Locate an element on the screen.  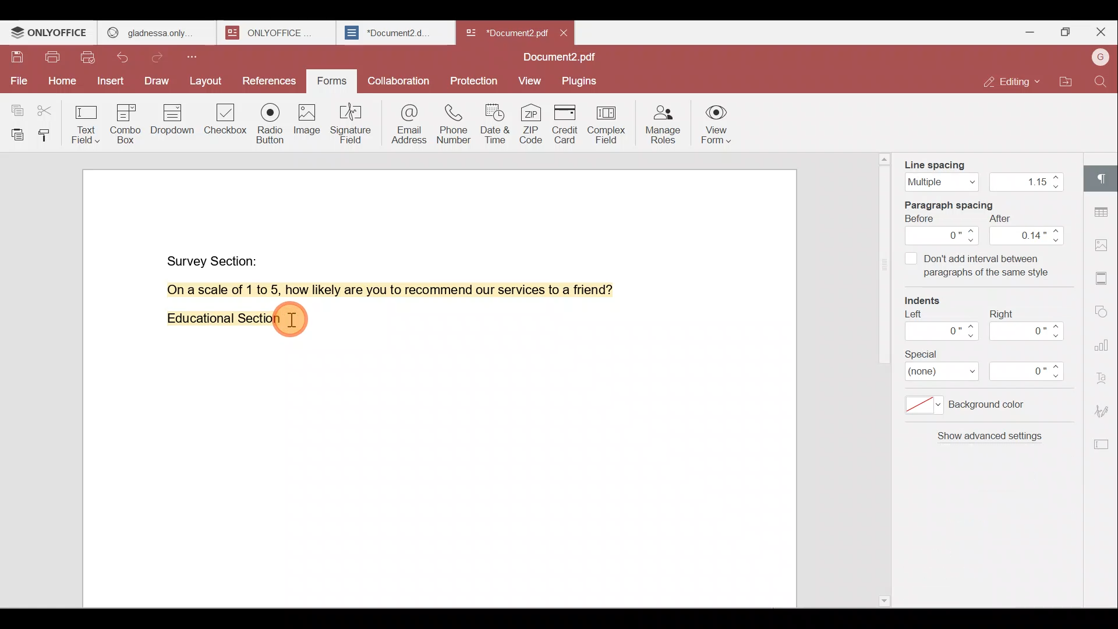
After is located at coordinates (1028, 230).